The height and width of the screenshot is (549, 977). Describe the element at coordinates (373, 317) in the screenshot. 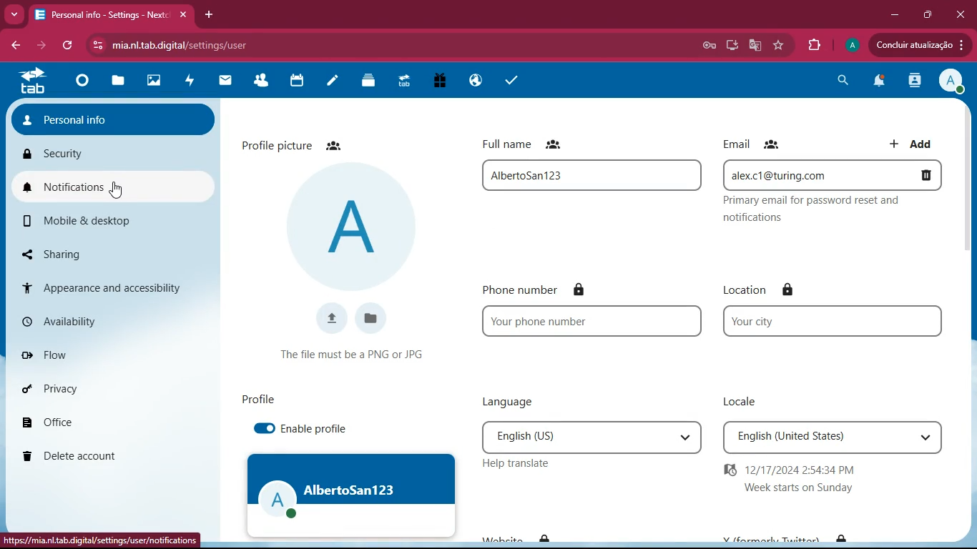

I see `files` at that location.